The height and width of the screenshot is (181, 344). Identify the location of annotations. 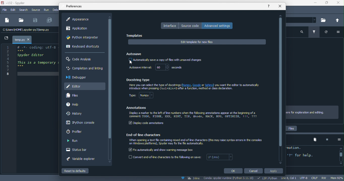
(137, 108).